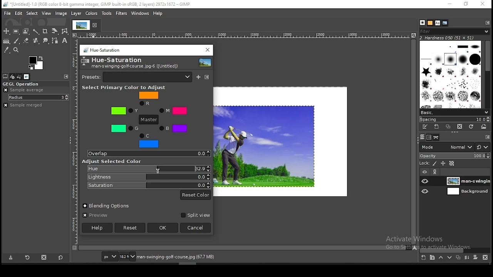 The width and height of the screenshot is (493, 277). I want to click on ok, so click(163, 228).